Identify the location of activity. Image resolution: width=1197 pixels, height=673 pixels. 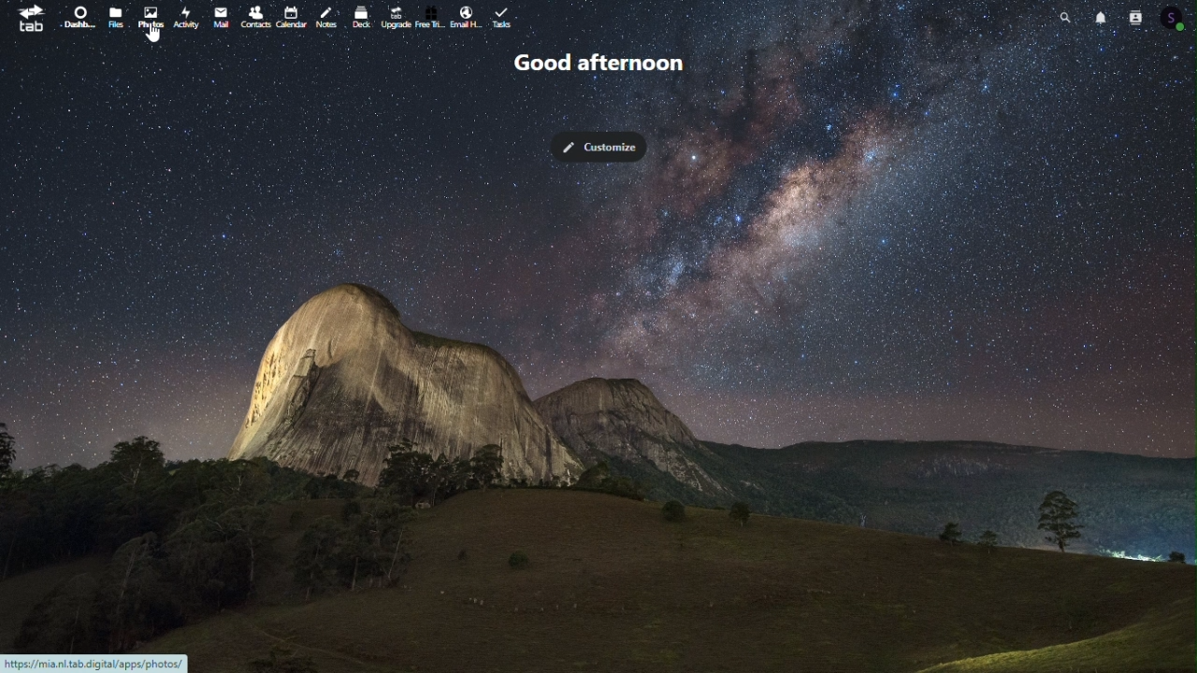
(184, 16).